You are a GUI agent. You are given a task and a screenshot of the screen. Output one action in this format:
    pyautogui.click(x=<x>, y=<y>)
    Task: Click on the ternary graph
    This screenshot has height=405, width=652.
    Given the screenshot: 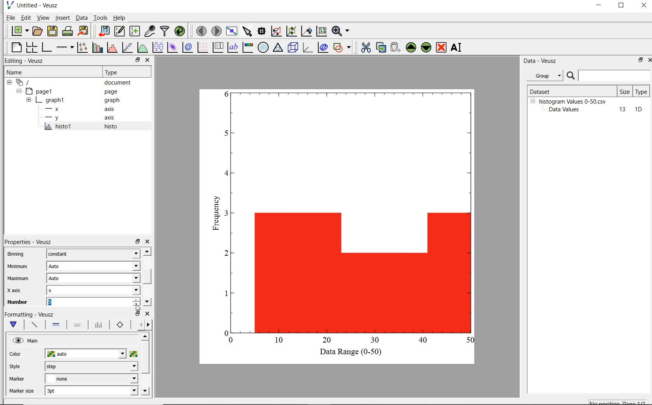 What is the action you would take?
    pyautogui.click(x=278, y=48)
    